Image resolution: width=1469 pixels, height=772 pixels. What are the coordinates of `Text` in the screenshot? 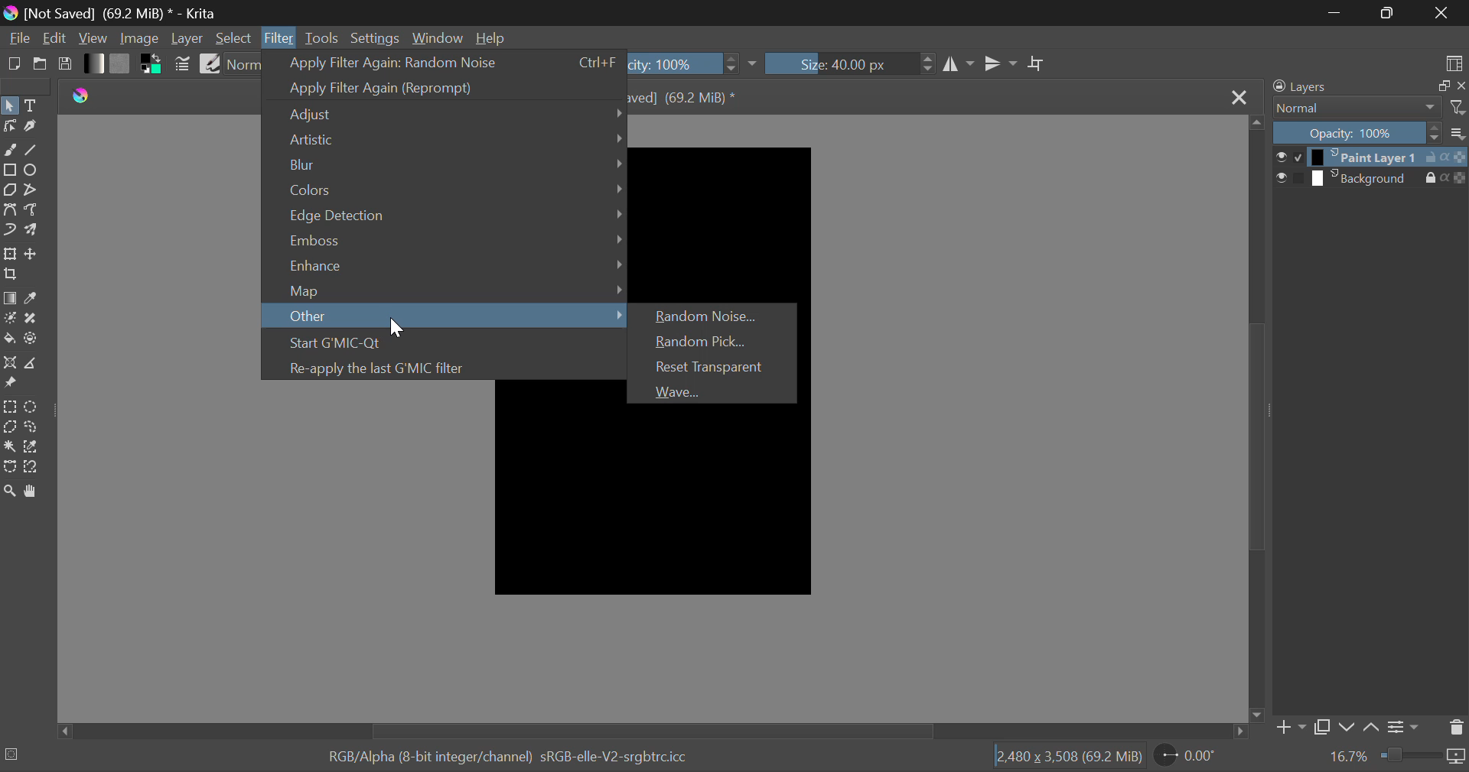 It's located at (31, 104).